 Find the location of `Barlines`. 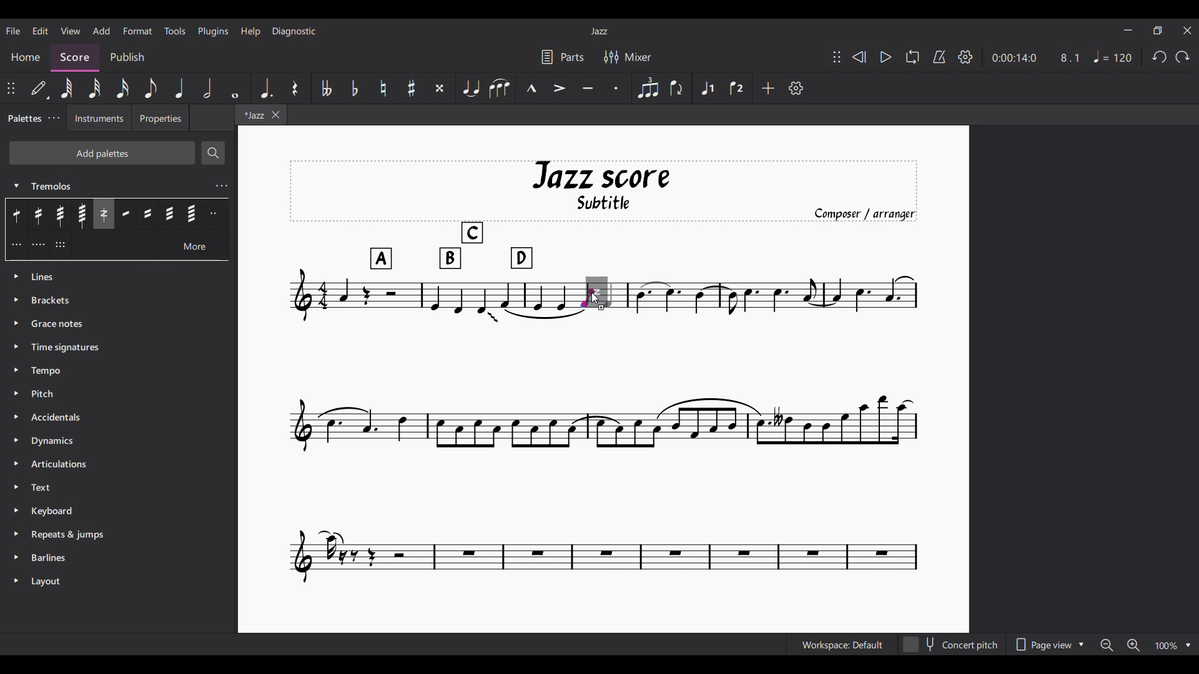

Barlines is located at coordinates (117, 558).